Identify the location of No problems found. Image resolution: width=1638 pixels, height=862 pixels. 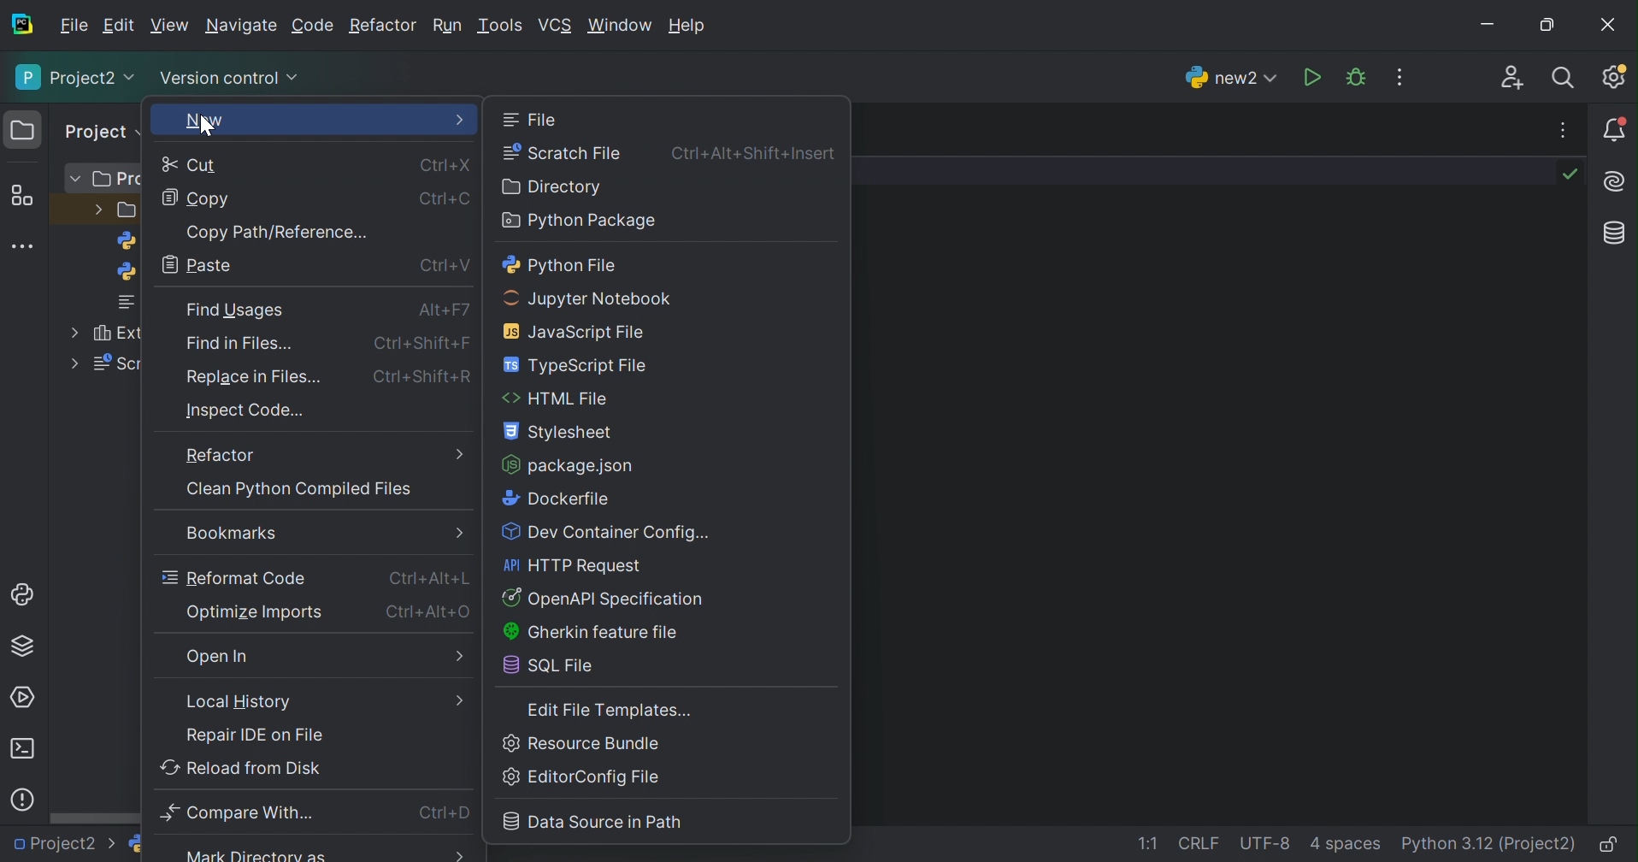
(1574, 176).